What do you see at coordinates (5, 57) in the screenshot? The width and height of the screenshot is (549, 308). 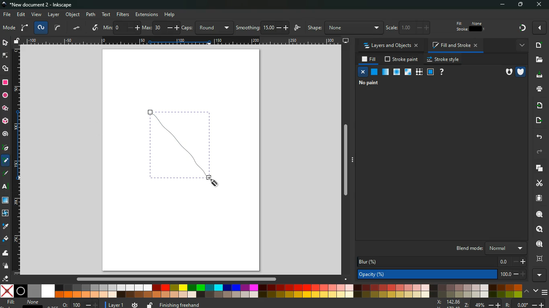 I see `edge` at bounding box center [5, 57].